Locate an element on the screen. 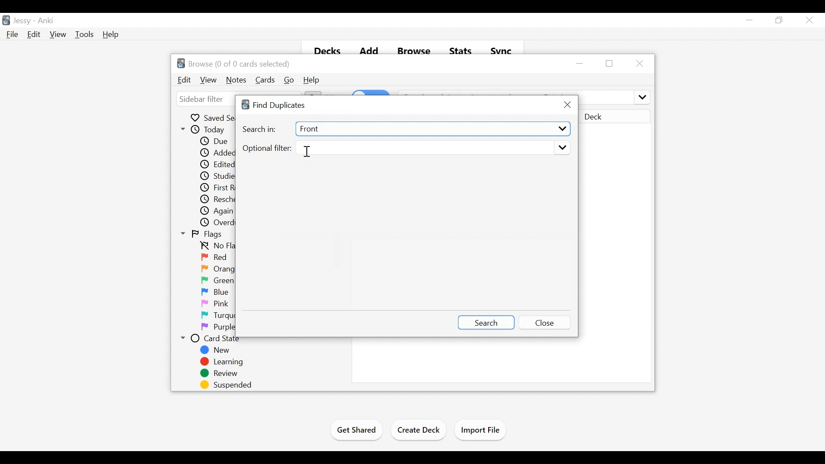  Sync is located at coordinates (502, 49).